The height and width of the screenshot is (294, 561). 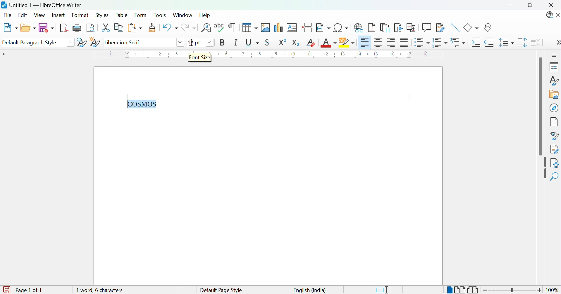 I want to click on Insert Cross-reference, so click(x=411, y=27).